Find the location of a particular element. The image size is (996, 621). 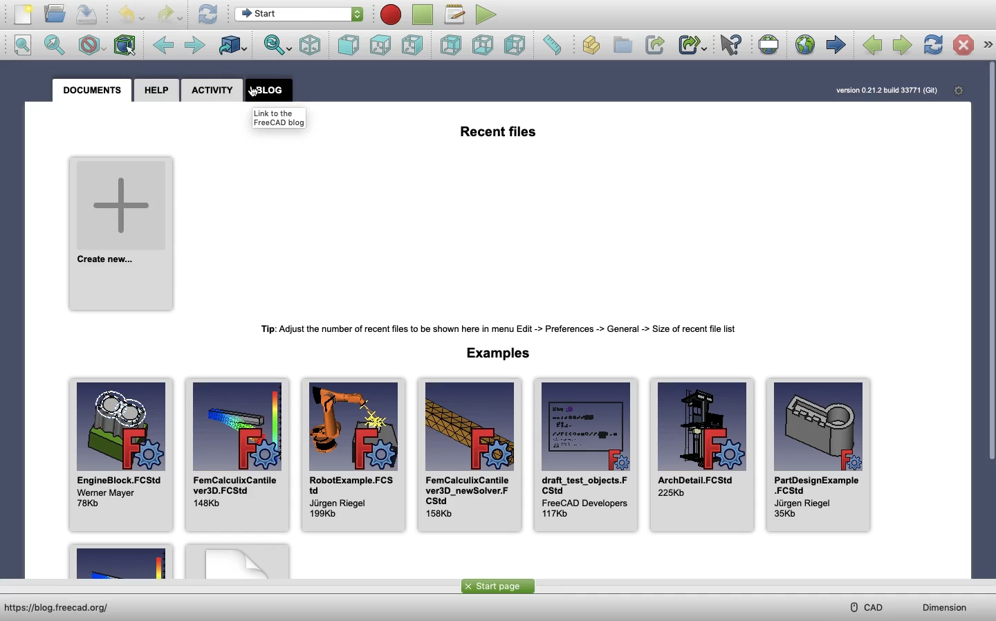

Refresh is located at coordinates (932, 45).